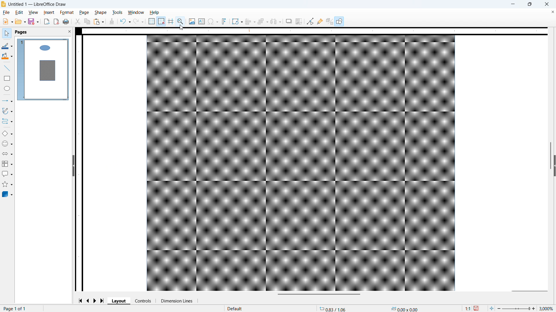 This screenshot has height=312, width=556. Describe the element at coordinates (78, 21) in the screenshot. I see `cut ` at that location.